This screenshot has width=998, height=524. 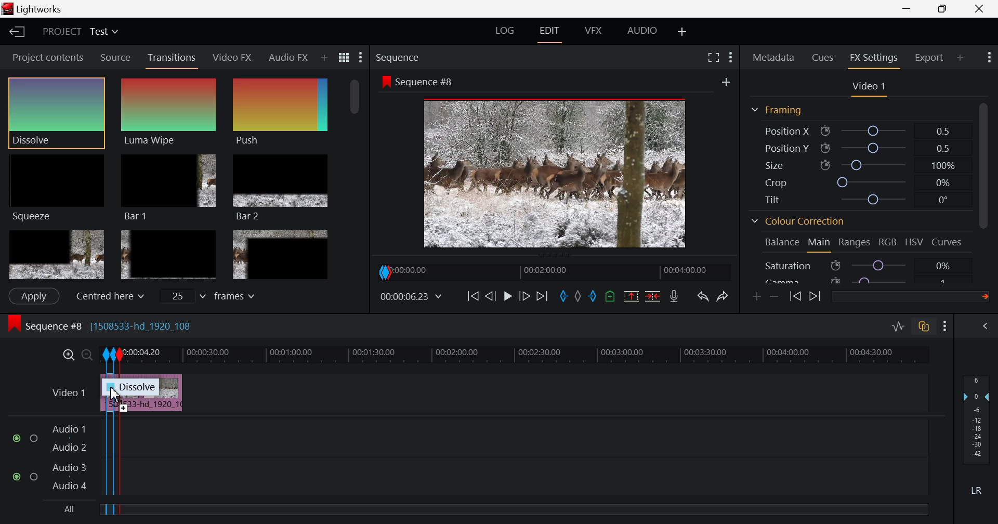 I want to click on Project Timeline, so click(x=567, y=355).